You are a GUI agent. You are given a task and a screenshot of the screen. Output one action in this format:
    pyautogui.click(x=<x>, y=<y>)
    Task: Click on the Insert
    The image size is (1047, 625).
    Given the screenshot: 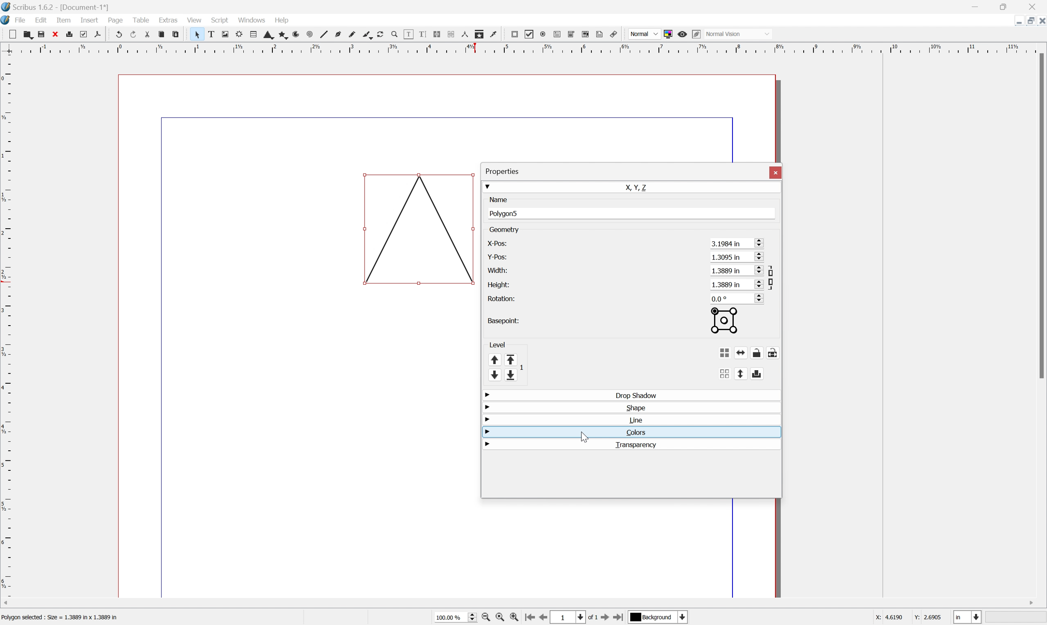 What is the action you would take?
    pyautogui.click(x=90, y=20)
    